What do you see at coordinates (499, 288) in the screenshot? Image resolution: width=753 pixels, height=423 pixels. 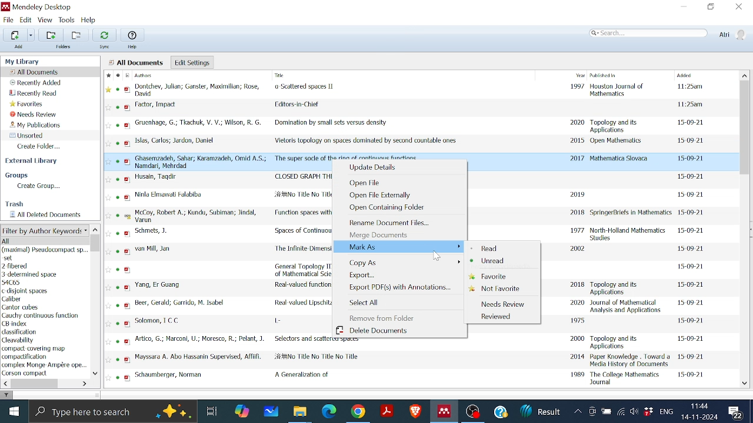 I see `Not favorite` at bounding box center [499, 288].